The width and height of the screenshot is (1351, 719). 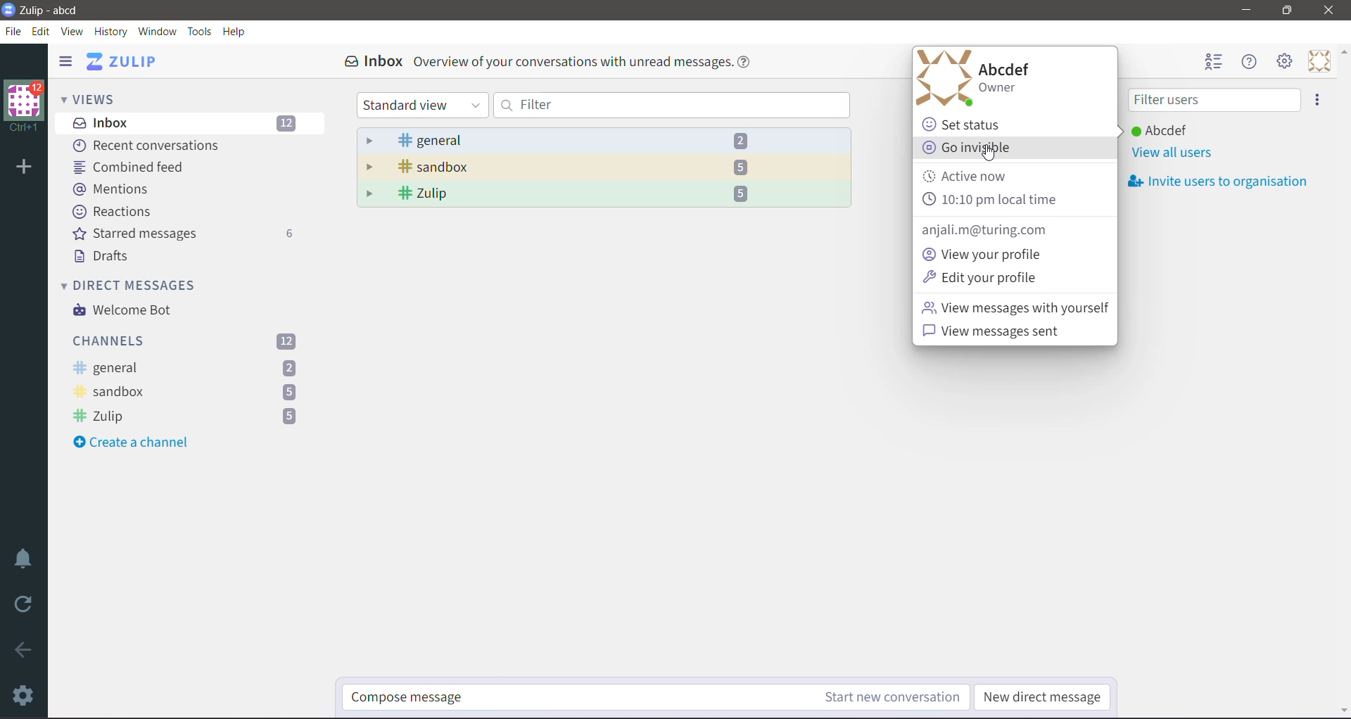 What do you see at coordinates (188, 342) in the screenshot?
I see `Channels - Total unread messages count` at bounding box center [188, 342].